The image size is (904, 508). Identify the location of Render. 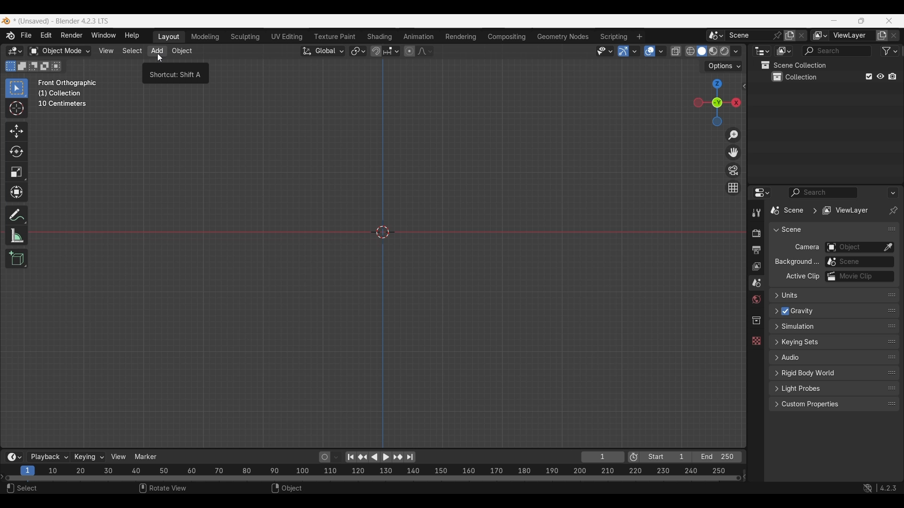
(756, 233).